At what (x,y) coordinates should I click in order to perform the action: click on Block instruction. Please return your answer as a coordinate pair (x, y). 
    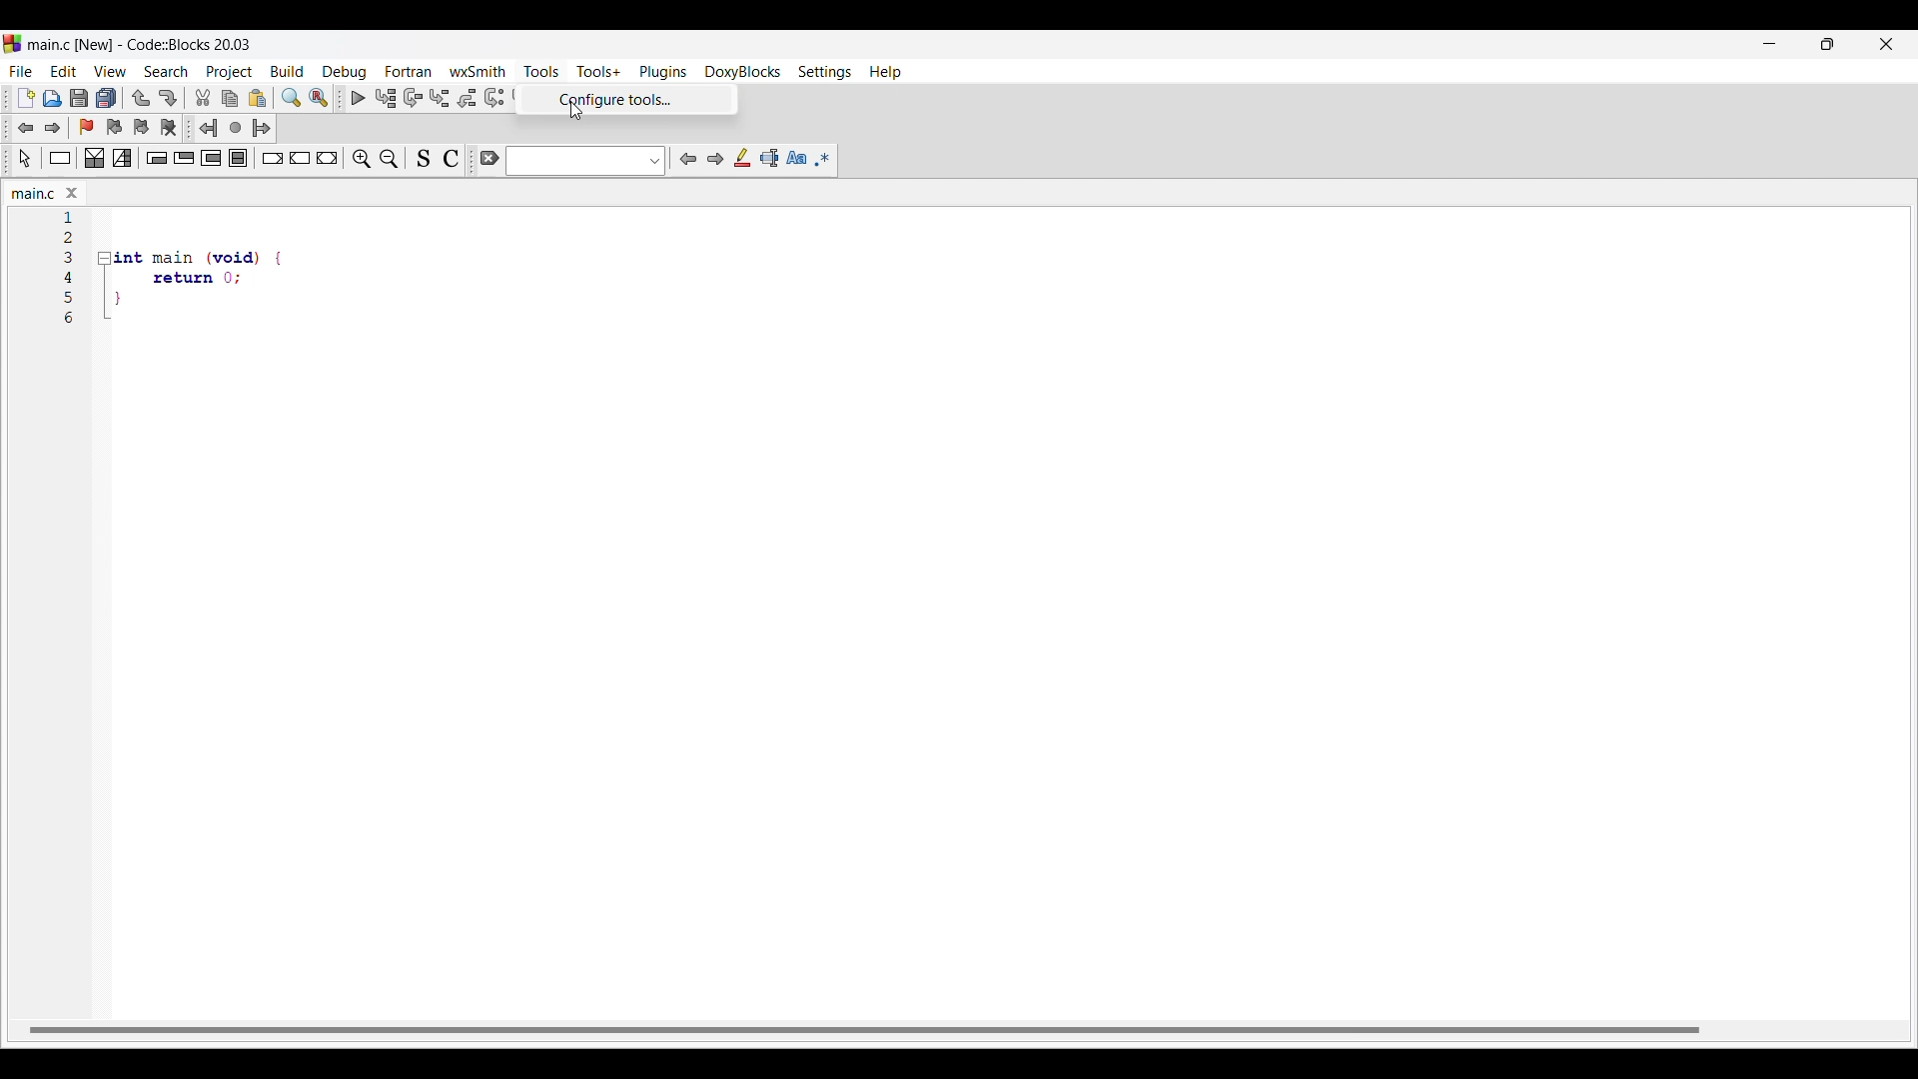
    Looking at the image, I should click on (239, 158).